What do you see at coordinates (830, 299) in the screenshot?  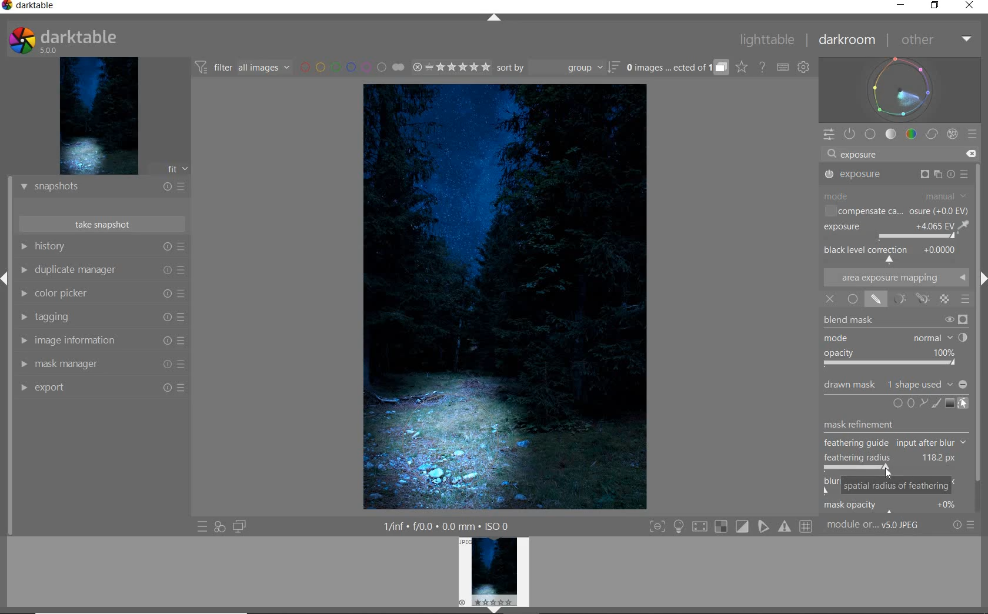 I see `OFF` at bounding box center [830, 299].